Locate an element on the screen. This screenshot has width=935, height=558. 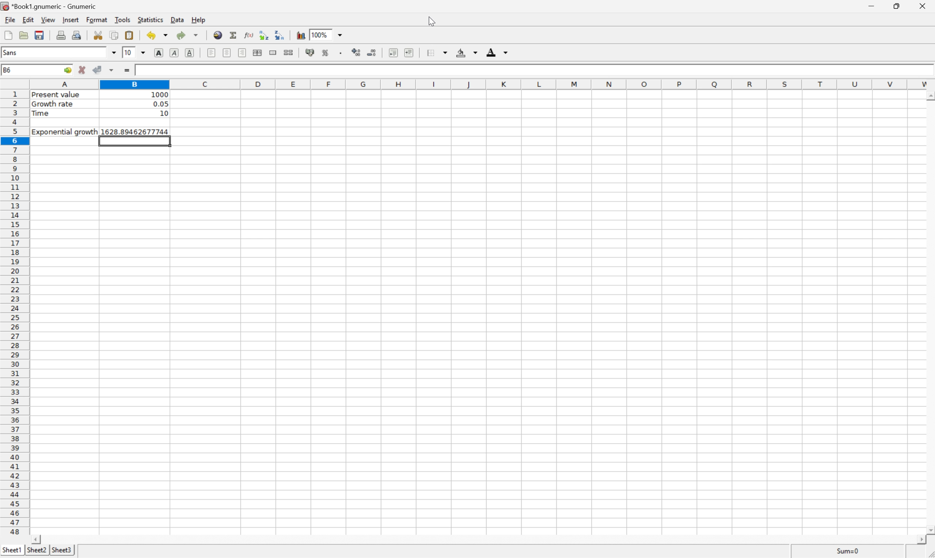
Split merged ranges of cells is located at coordinates (288, 52).